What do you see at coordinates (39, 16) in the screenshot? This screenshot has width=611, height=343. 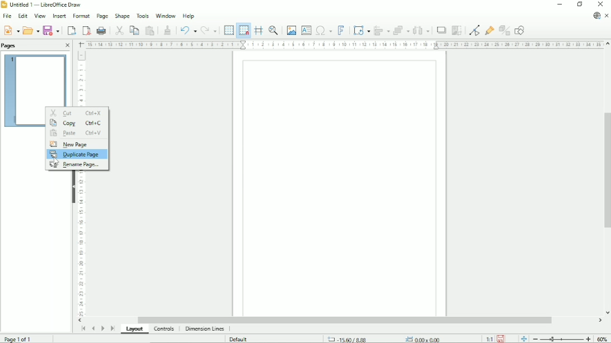 I see `View` at bounding box center [39, 16].